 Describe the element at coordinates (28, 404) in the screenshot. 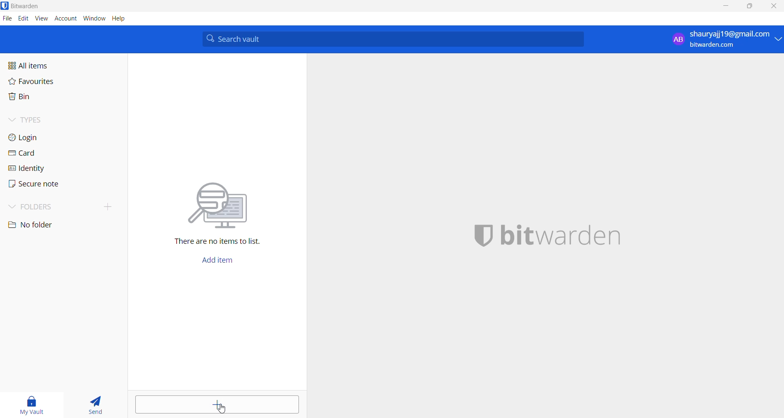

I see `my vault` at that location.